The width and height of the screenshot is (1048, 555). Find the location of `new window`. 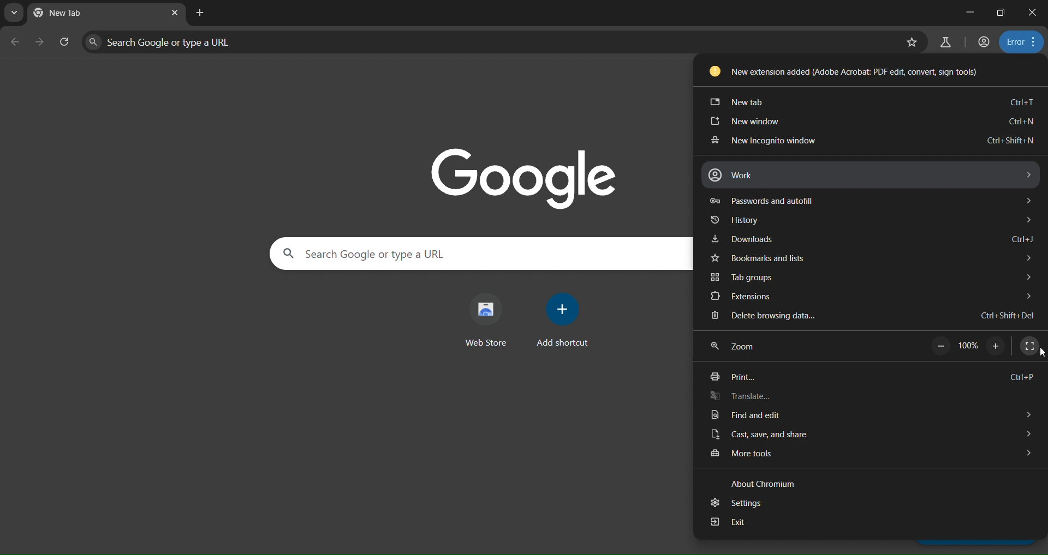

new window is located at coordinates (871, 123).